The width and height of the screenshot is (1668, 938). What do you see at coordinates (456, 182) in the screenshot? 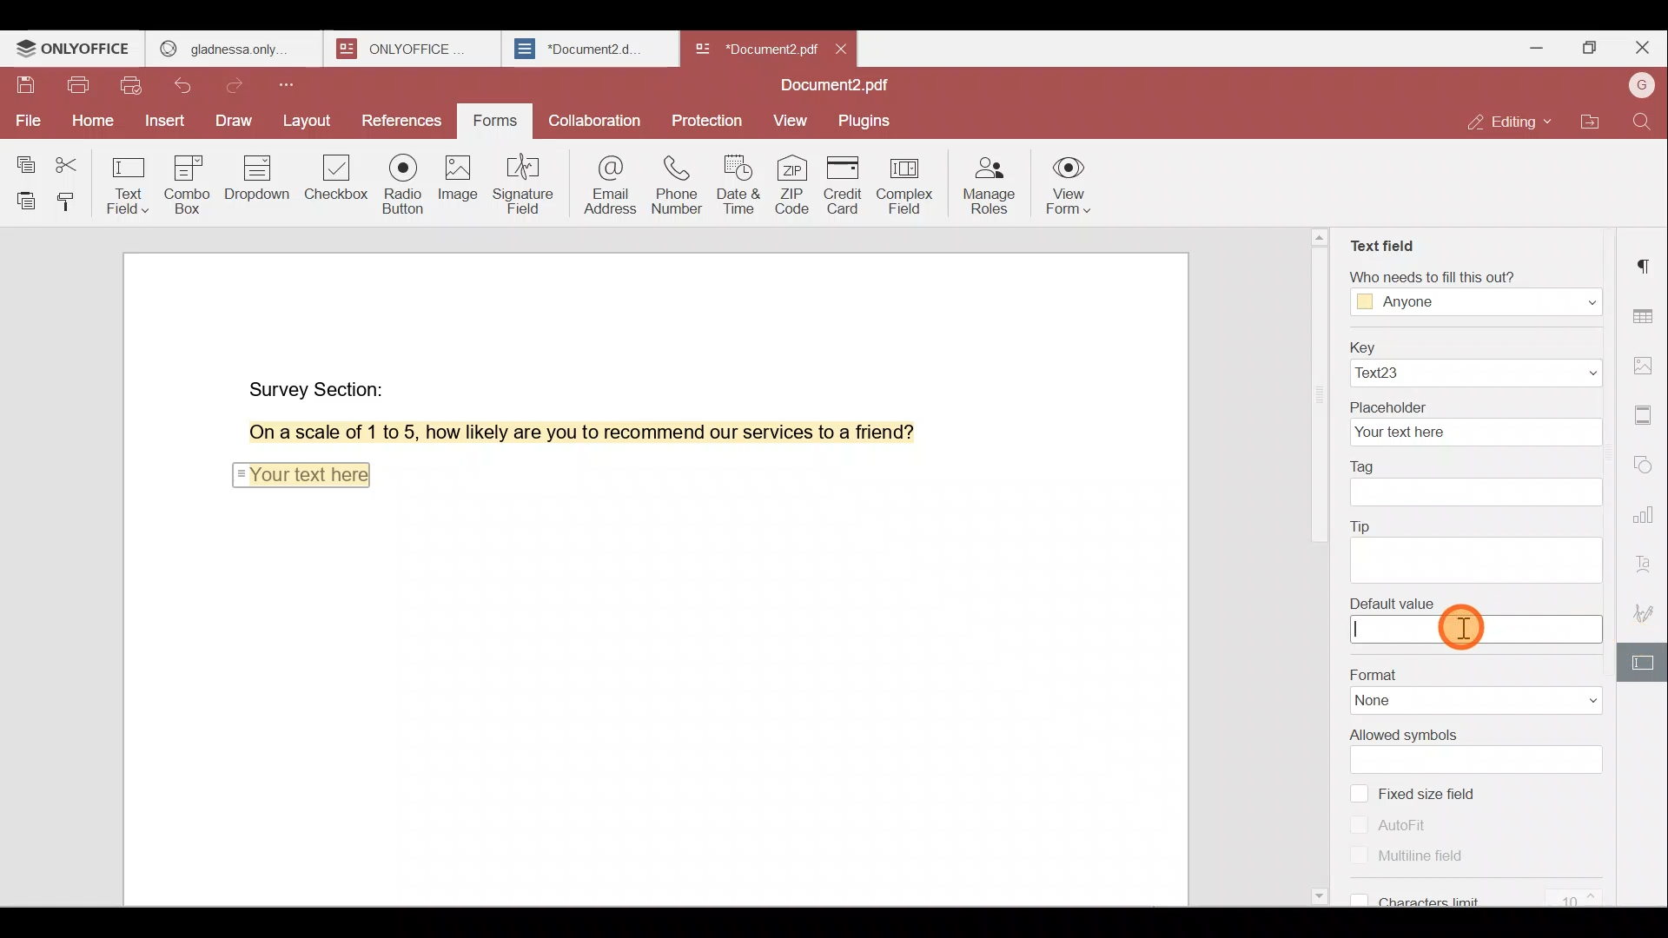
I see `Image` at bounding box center [456, 182].